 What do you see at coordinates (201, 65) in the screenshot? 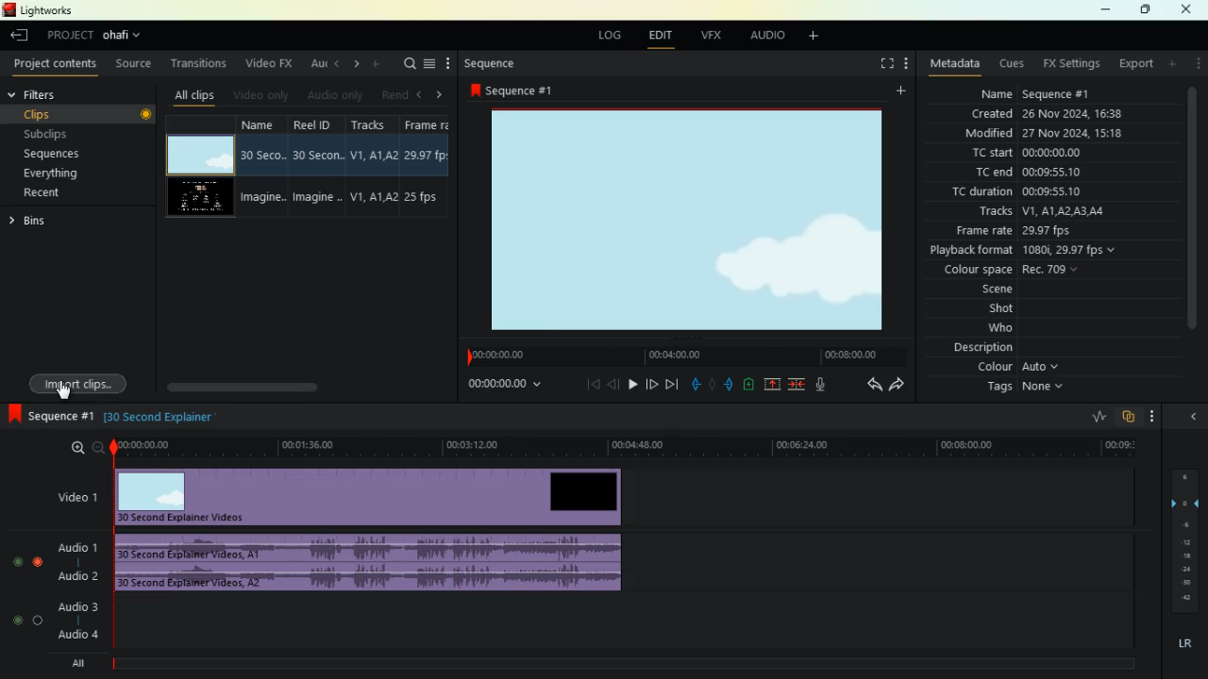
I see `transitions` at bounding box center [201, 65].